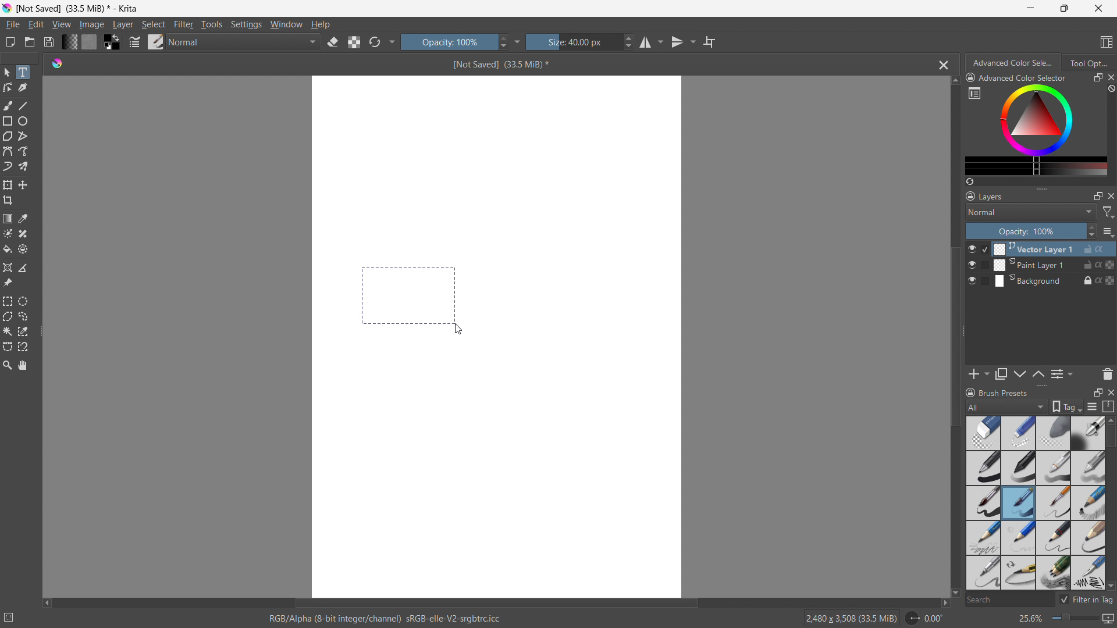  Describe the element at coordinates (23, 234) in the screenshot. I see `smart patch tool` at that location.